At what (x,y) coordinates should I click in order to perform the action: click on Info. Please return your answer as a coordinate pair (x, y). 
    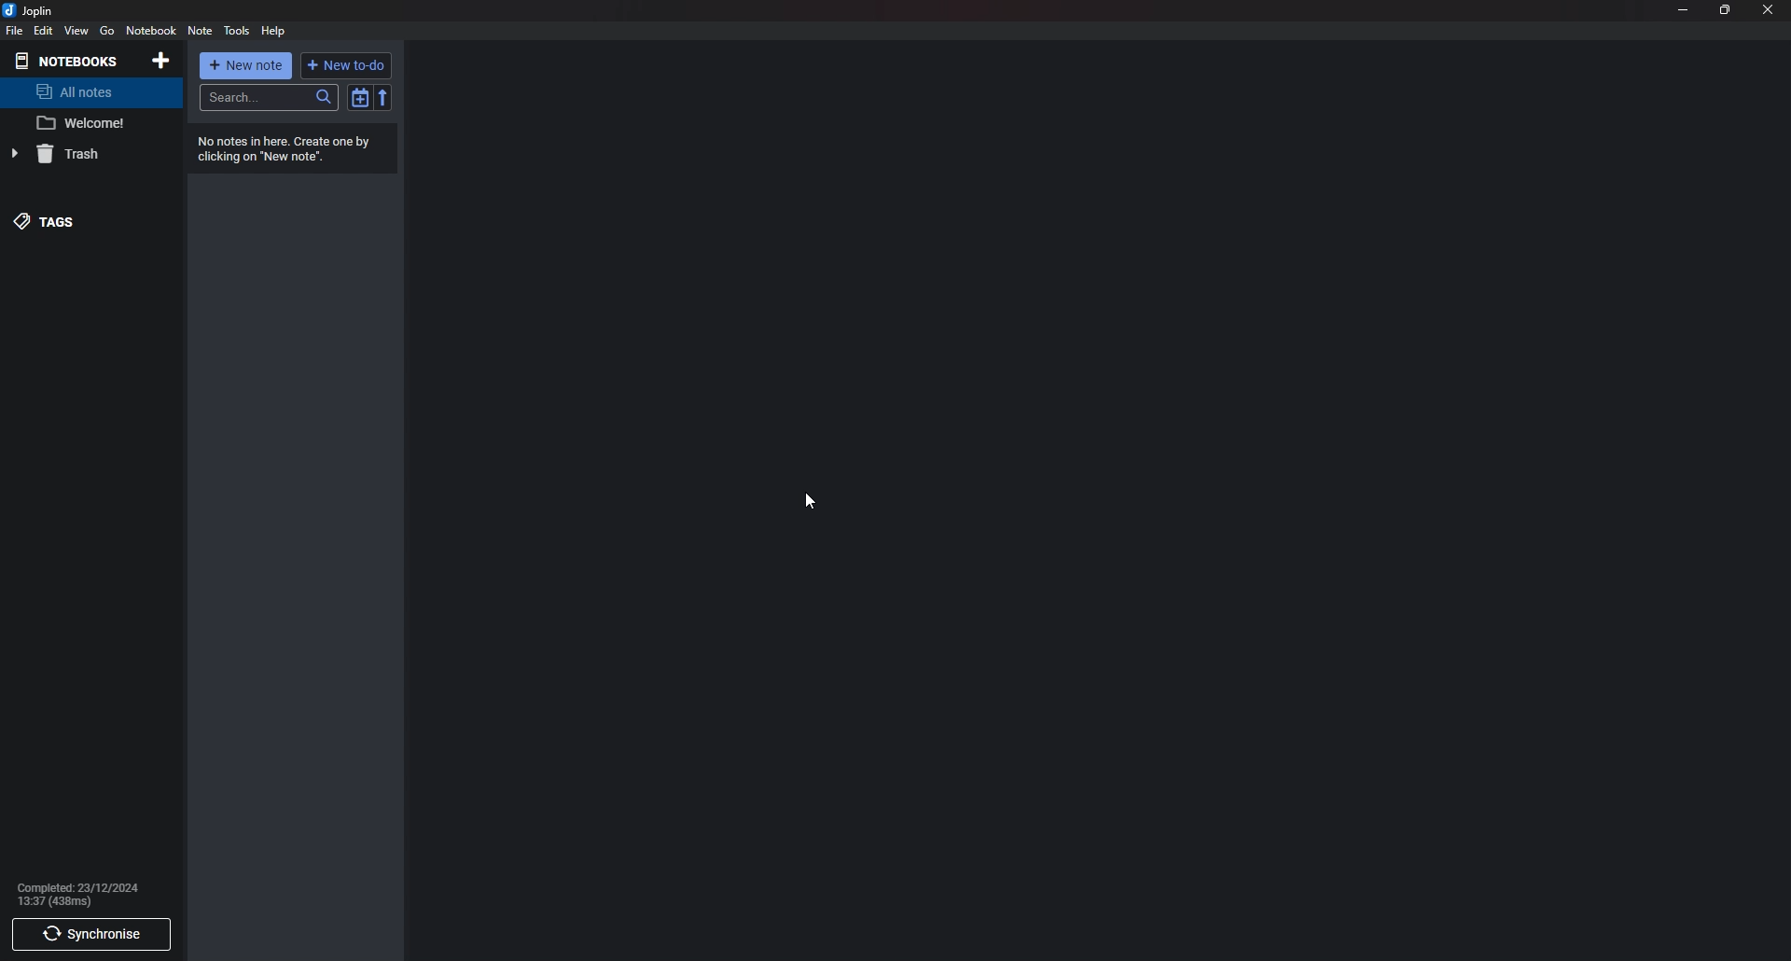
    Looking at the image, I should click on (85, 894).